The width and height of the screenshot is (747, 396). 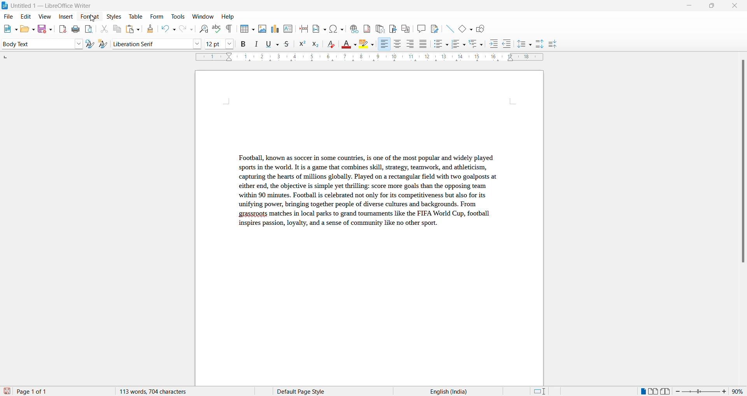 I want to click on select outline format, so click(x=479, y=43).